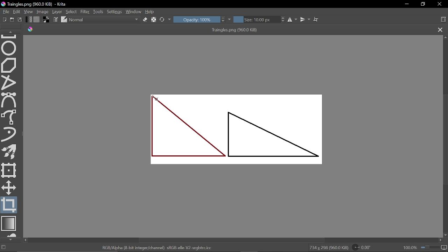 The width and height of the screenshot is (448, 252). I want to click on Preserve alpha, so click(154, 20).